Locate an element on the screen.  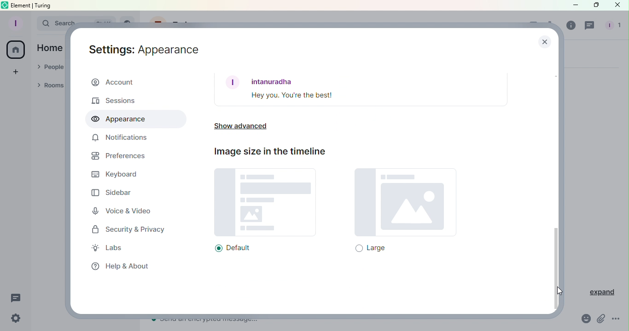
Minimize is located at coordinates (574, 5).